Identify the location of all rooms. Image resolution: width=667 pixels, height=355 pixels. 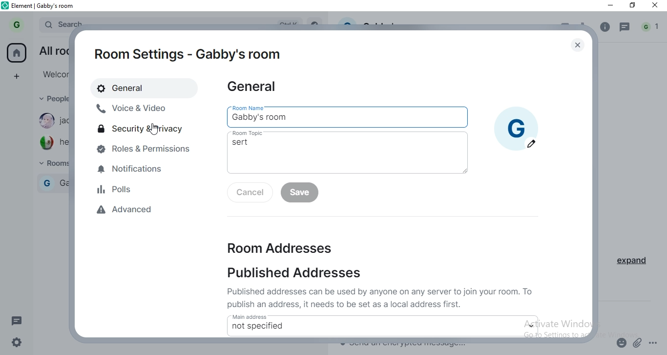
(53, 49).